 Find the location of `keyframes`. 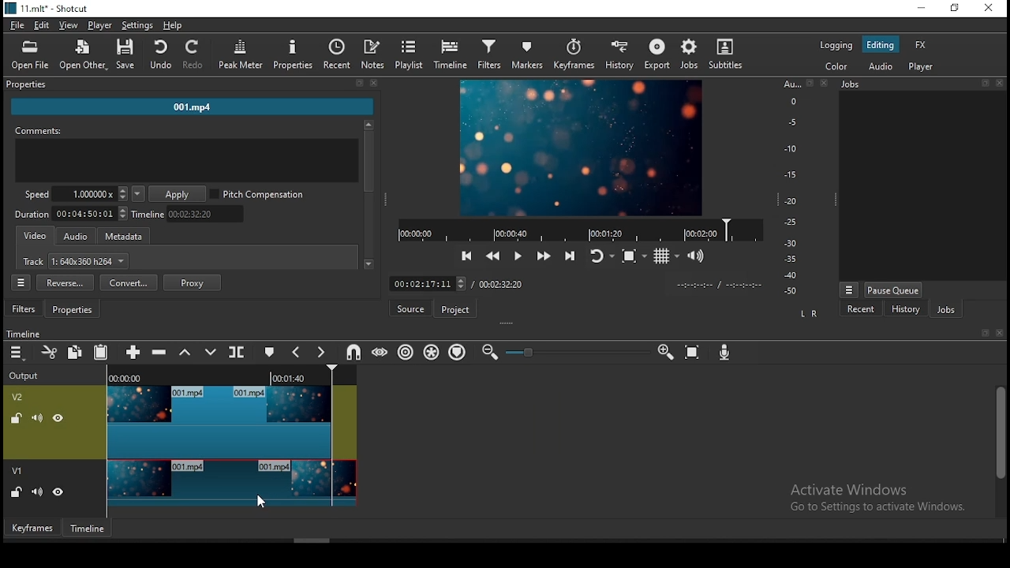

keyframes is located at coordinates (31, 527).